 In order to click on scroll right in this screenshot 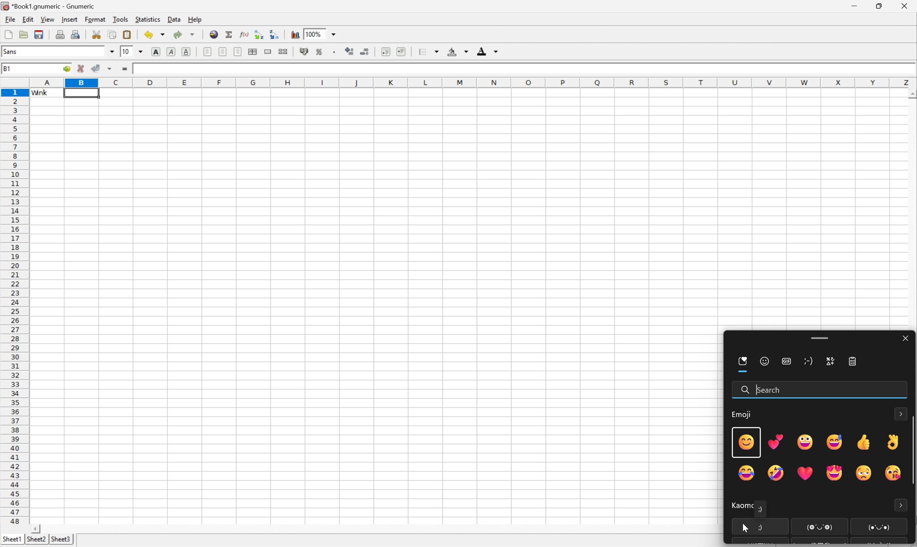, I will do `click(35, 528)`.